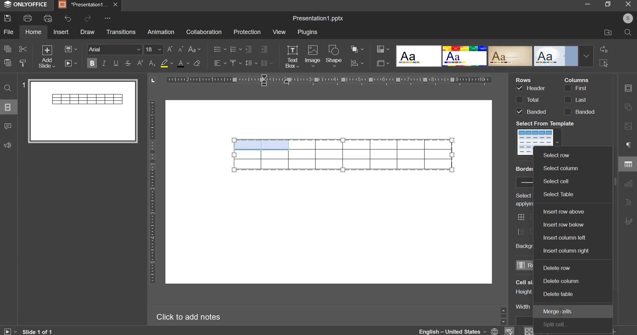  What do you see at coordinates (70, 49) in the screenshot?
I see `change layout` at bounding box center [70, 49].